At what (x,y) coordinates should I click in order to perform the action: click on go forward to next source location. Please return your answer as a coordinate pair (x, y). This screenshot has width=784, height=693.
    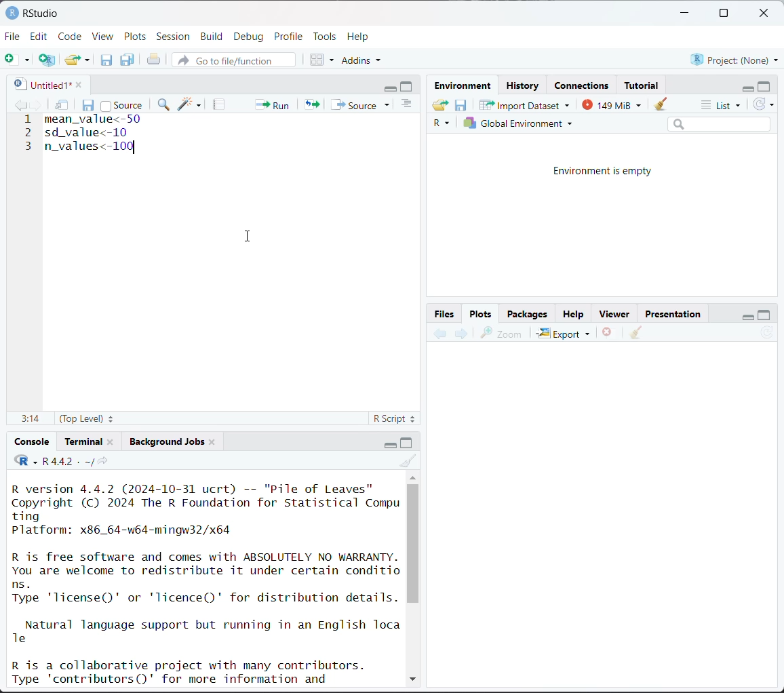
    Looking at the image, I should click on (37, 106).